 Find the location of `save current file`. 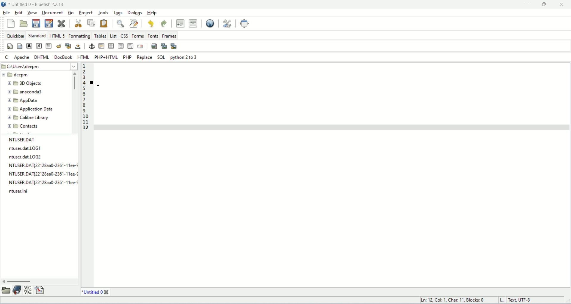

save current file is located at coordinates (36, 23).